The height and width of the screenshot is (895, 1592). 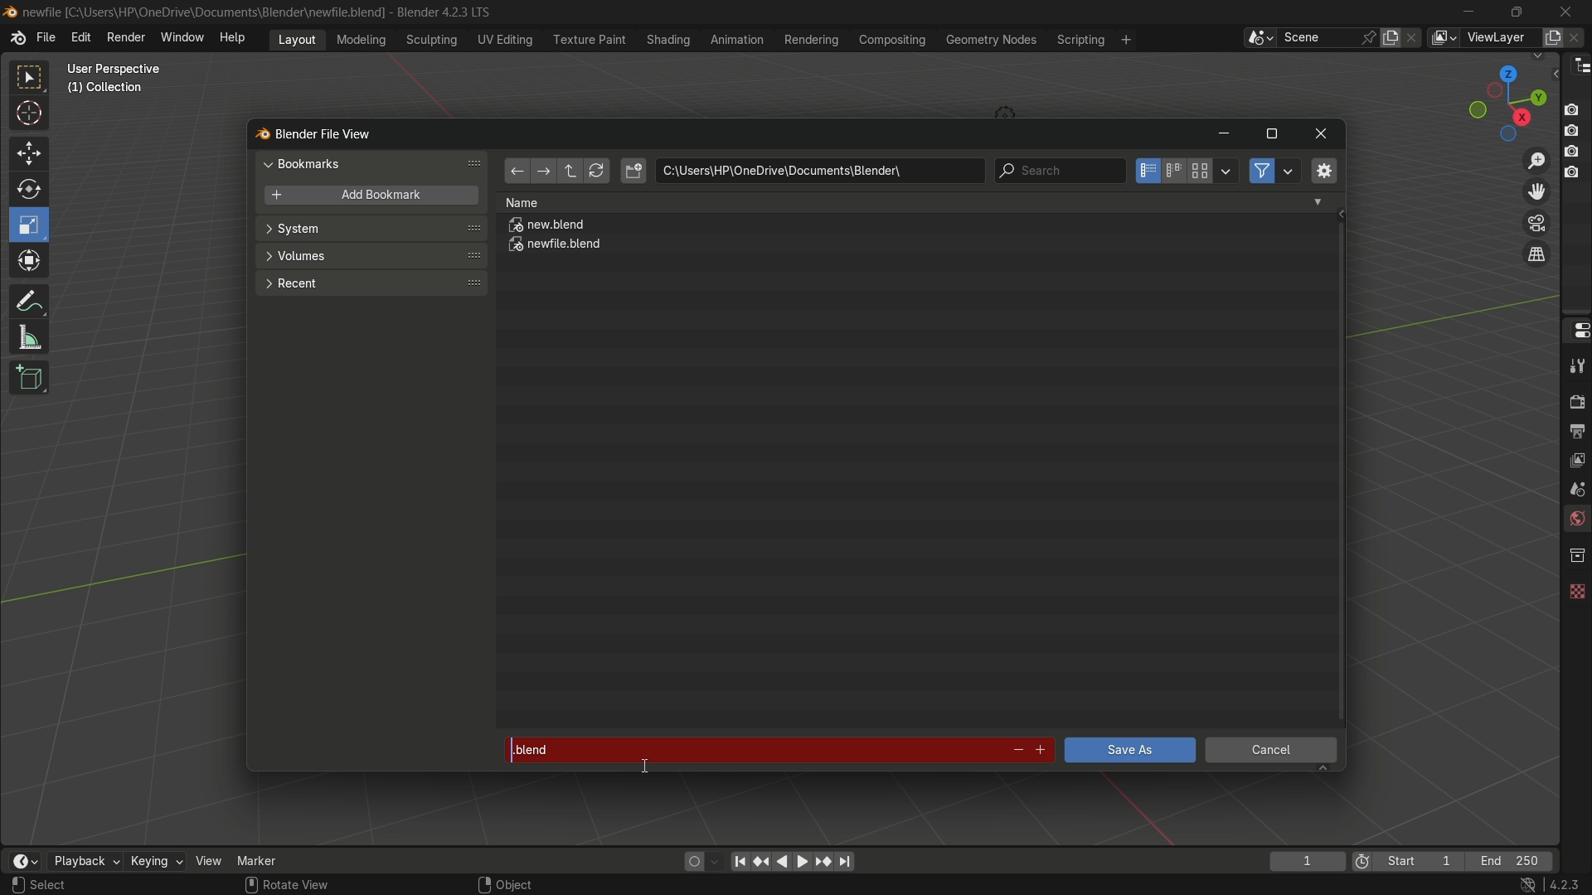 What do you see at coordinates (1289, 171) in the screenshot?
I see `filter settings` at bounding box center [1289, 171].